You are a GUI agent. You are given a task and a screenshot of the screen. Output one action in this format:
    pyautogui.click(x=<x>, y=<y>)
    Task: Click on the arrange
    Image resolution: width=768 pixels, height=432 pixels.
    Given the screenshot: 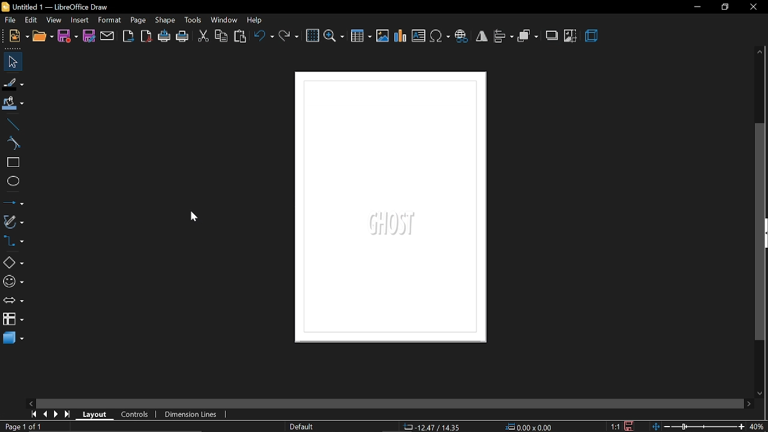 What is the action you would take?
    pyautogui.click(x=528, y=37)
    